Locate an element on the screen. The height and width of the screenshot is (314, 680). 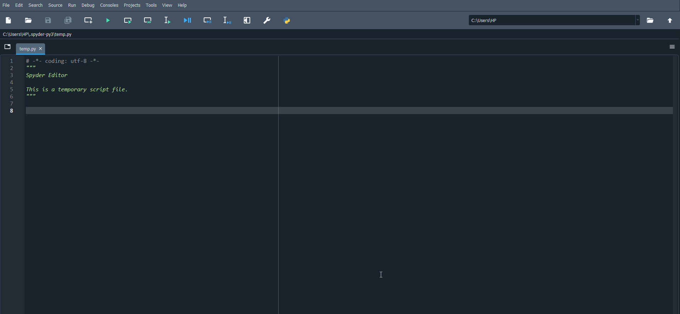
Source is located at coordinates (56, 5).